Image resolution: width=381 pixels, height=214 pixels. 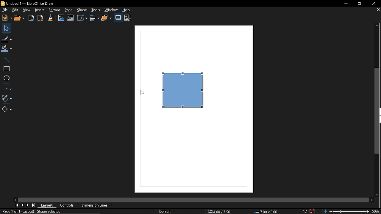 What do you see at coordinates (7, 89) in the screenshot?
I see `Lines and arrows` at bounding box center [7, 89].